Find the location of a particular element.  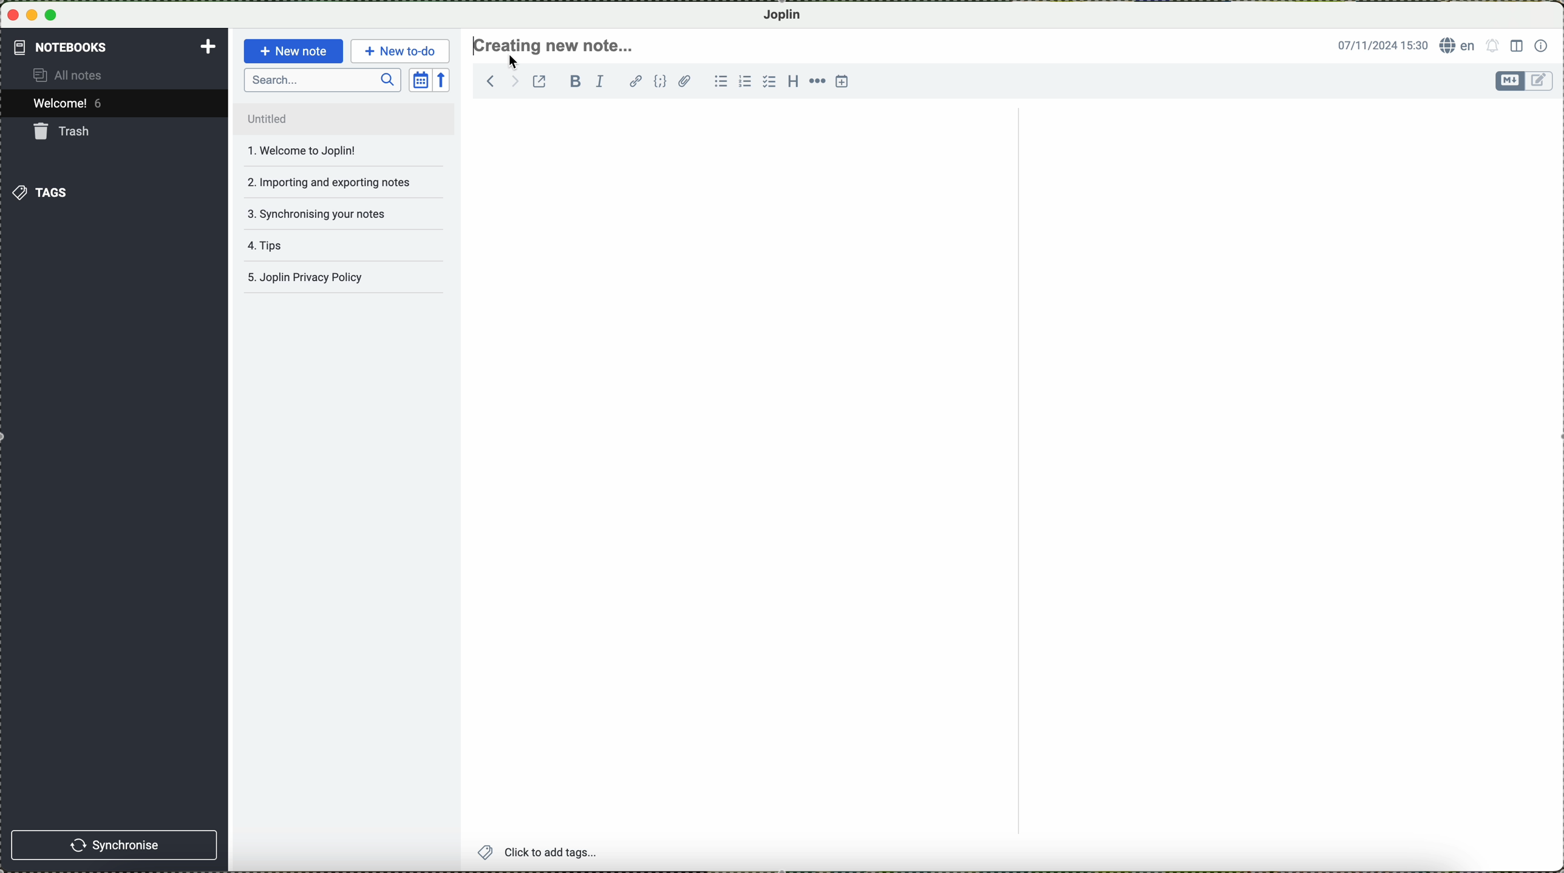

cursor is located at coordinates (517, 63).